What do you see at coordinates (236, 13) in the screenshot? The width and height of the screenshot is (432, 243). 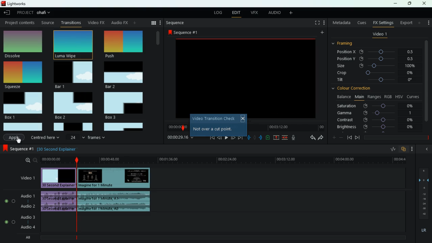 I see `edit` at bounding box center [236, 13].